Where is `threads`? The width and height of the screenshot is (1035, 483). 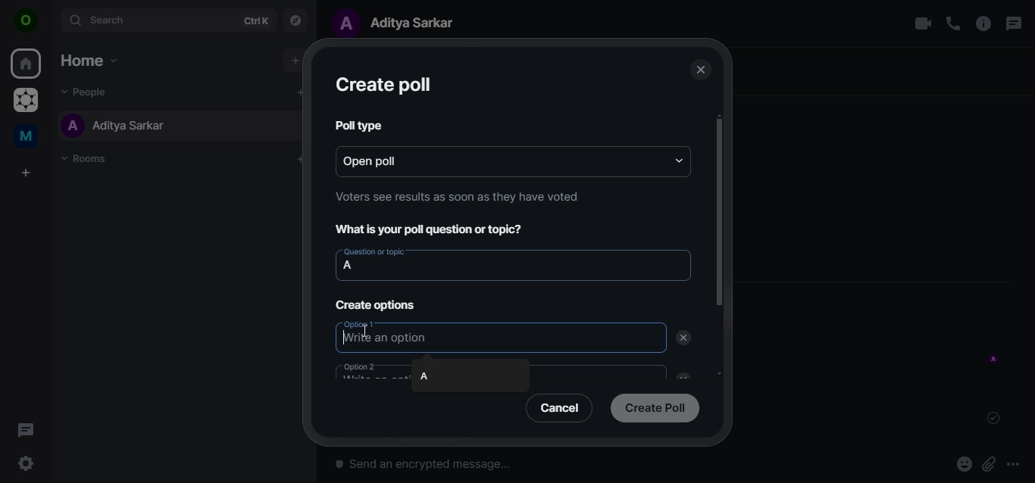 threads is located at coordinates (26, 429).